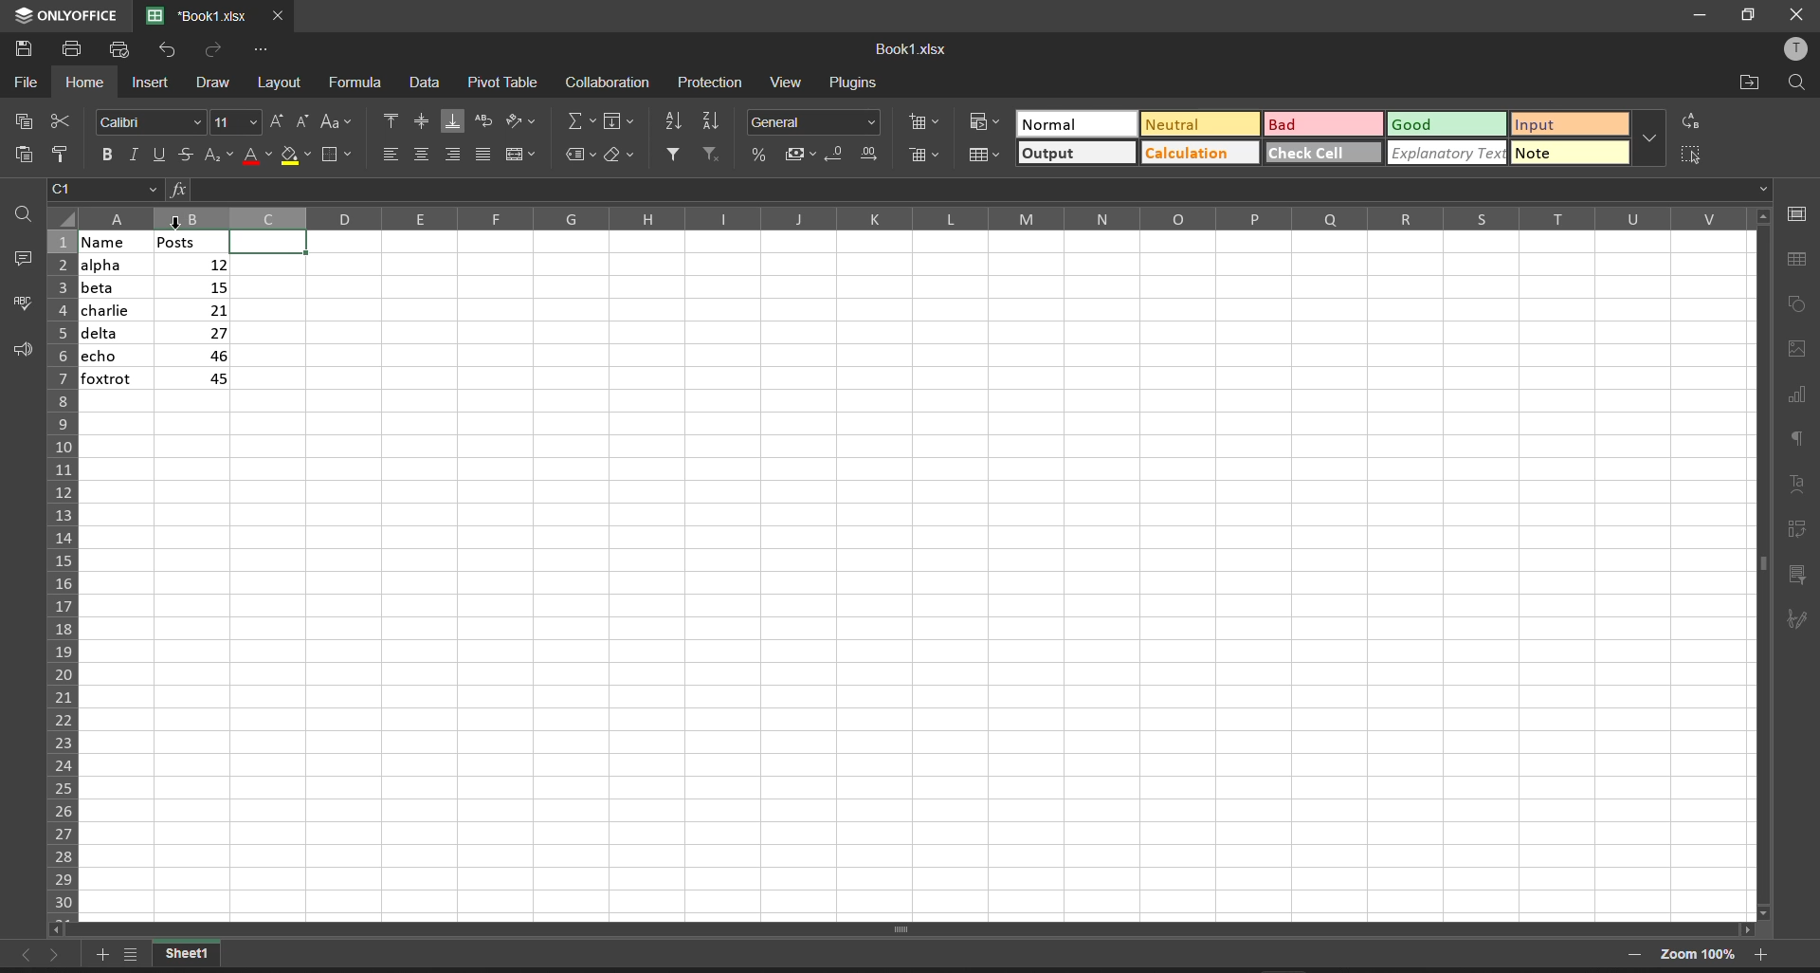 Image resolution: width=1820 pixels, height=973 pixels. What do you see at coordinates (195, 314) in the screenshot?
I see `posts` at bounding box center [195, 314].